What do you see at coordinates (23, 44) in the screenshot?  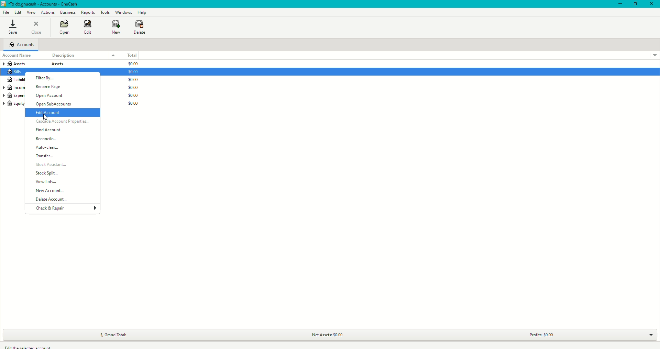 I see `Accounts` at bounding box center [23, 44].